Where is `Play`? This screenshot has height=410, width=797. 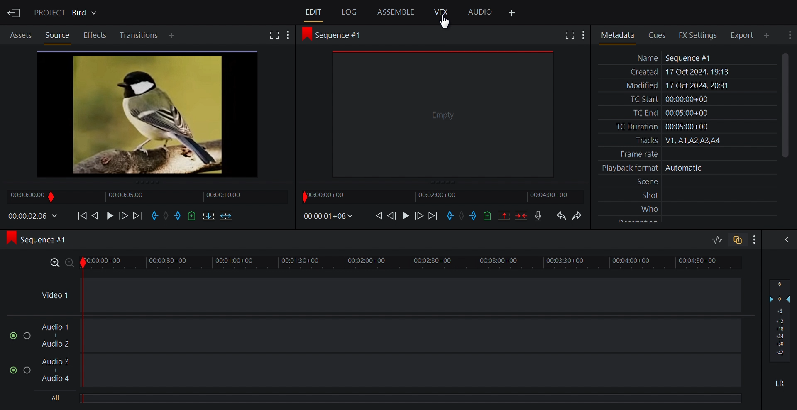
Play is located at coordinates (108, 215).